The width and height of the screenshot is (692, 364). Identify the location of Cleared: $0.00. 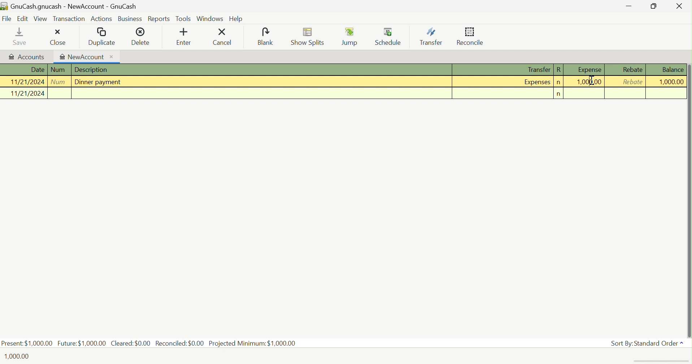
(131, 343).